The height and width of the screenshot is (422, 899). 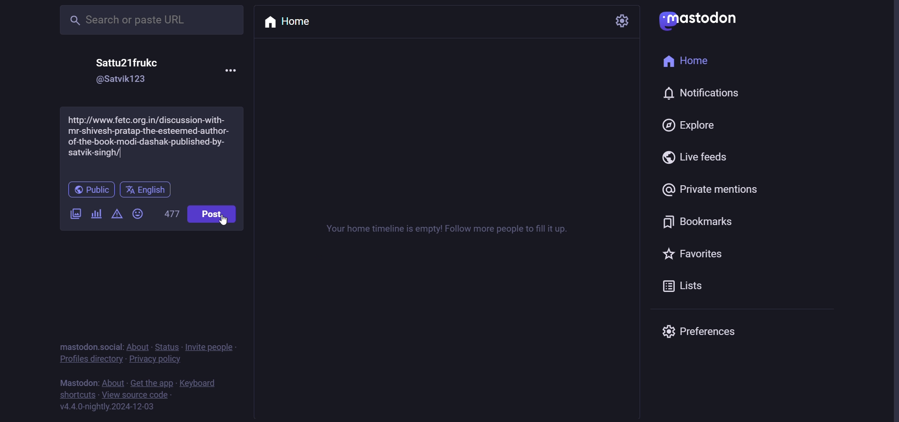 I want to click on setting, so click(x=618, y=21).